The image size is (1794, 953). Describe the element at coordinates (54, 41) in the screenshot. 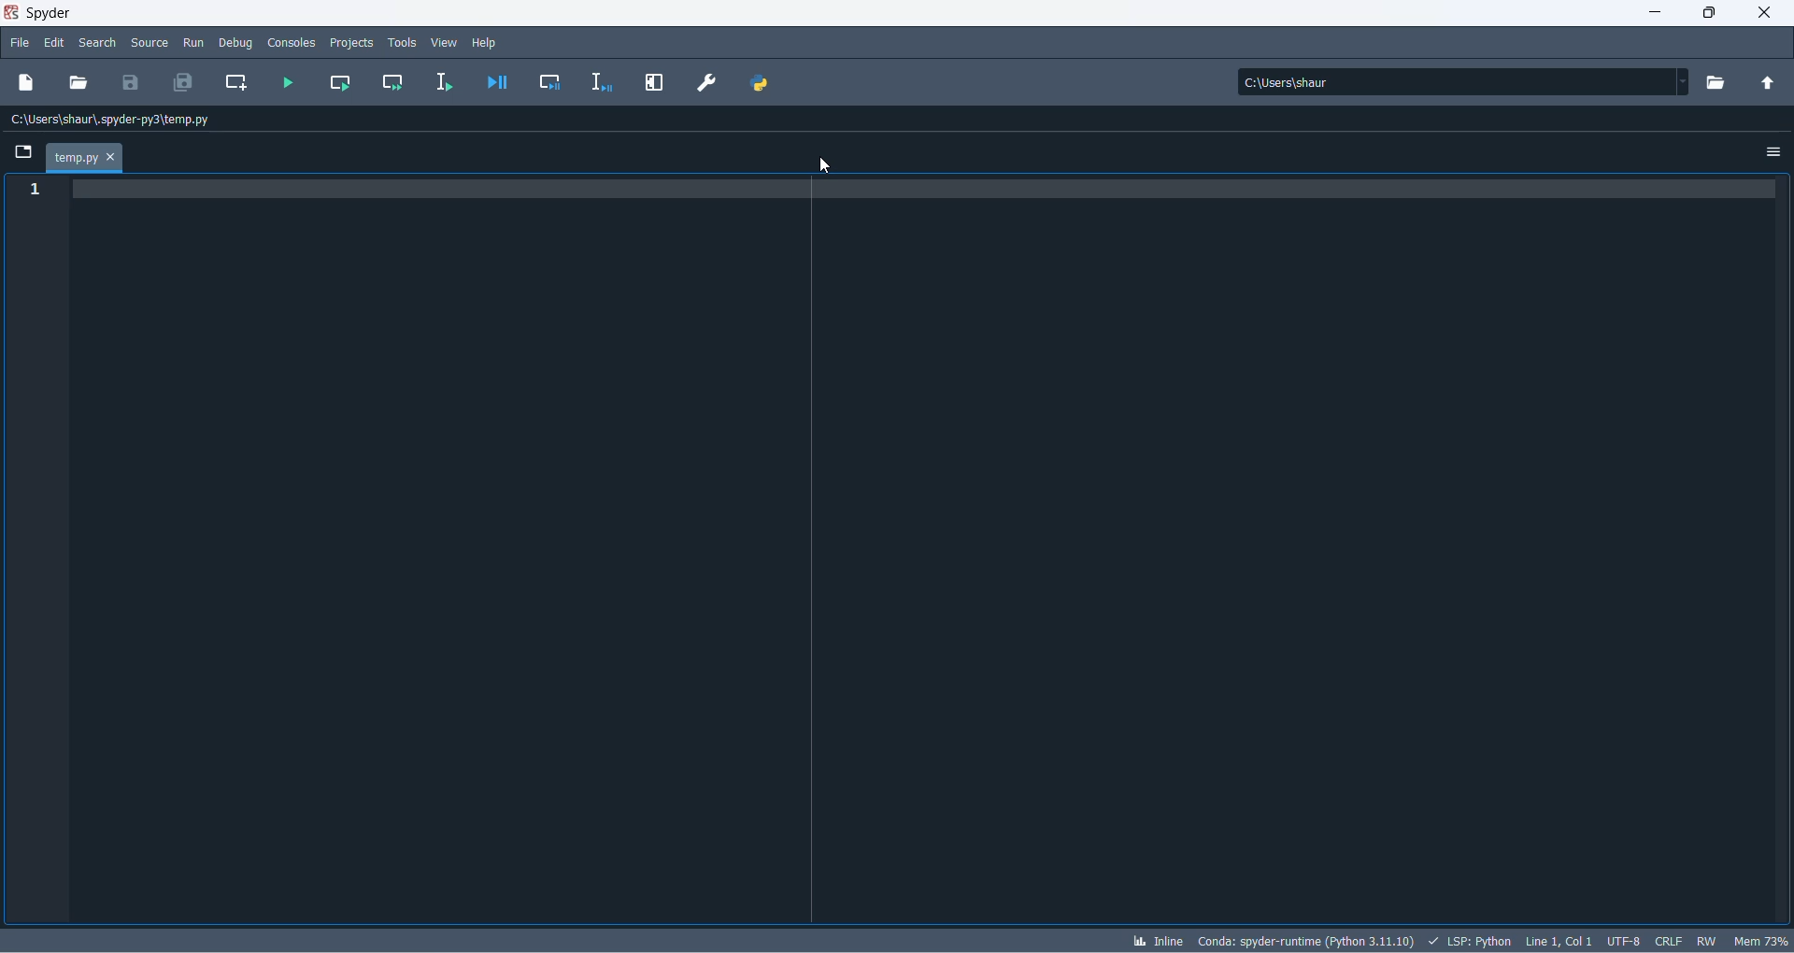

I see `edit` at that location.